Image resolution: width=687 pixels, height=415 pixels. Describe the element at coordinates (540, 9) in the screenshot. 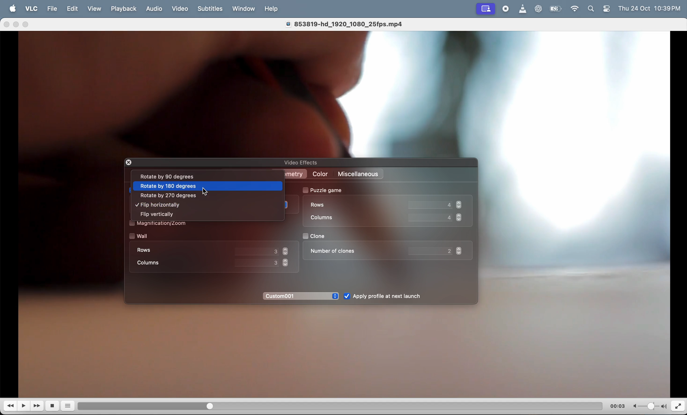

I see `chatgpt` at that location.